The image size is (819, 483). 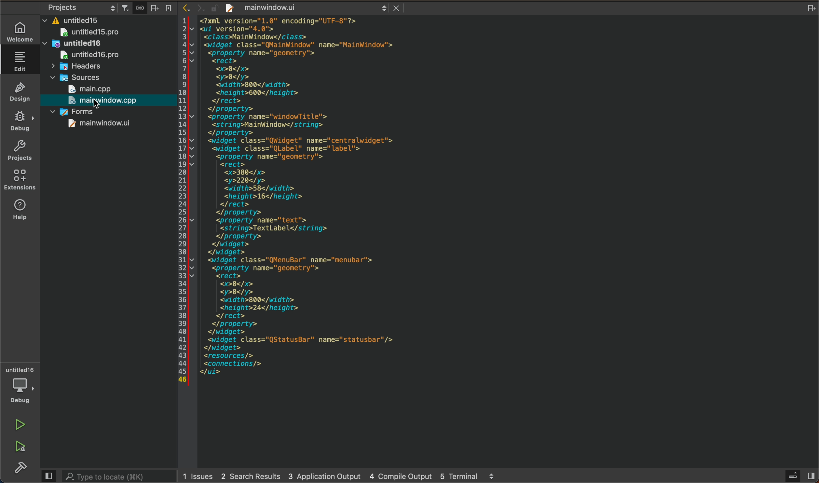 I want to click on debug, so click(x=19, y=120).